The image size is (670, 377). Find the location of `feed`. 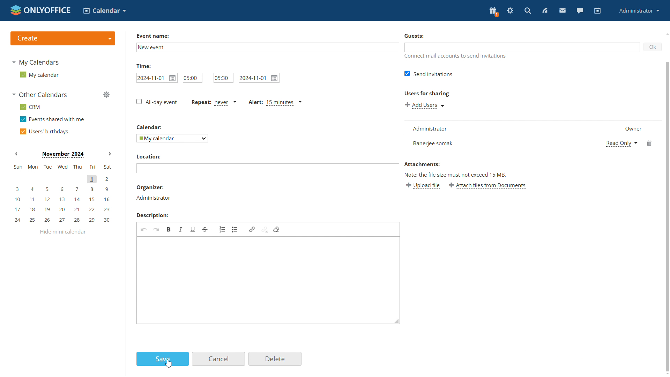

feed is located at coordinates (544, 10).